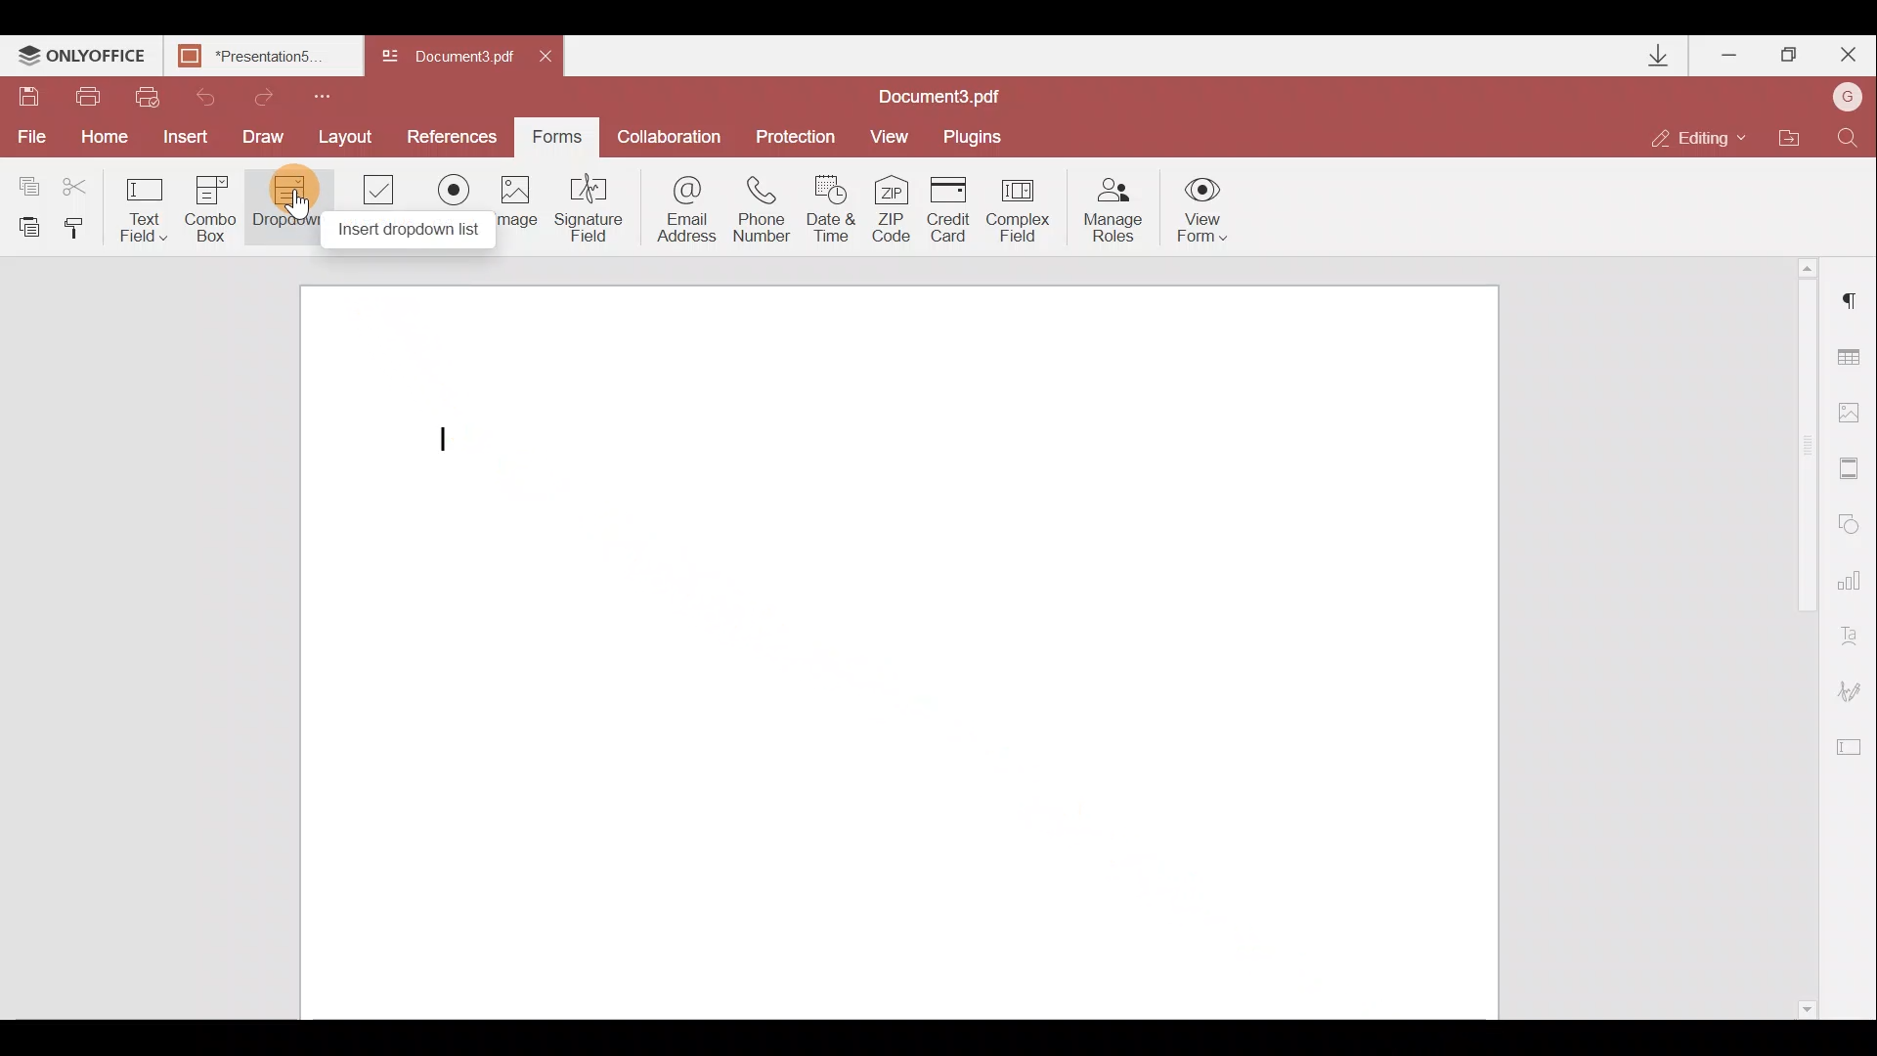  What do you see at coordinates (976, 134) in the screenshot?
I see `Plugins` at bounding box center [976, 134].